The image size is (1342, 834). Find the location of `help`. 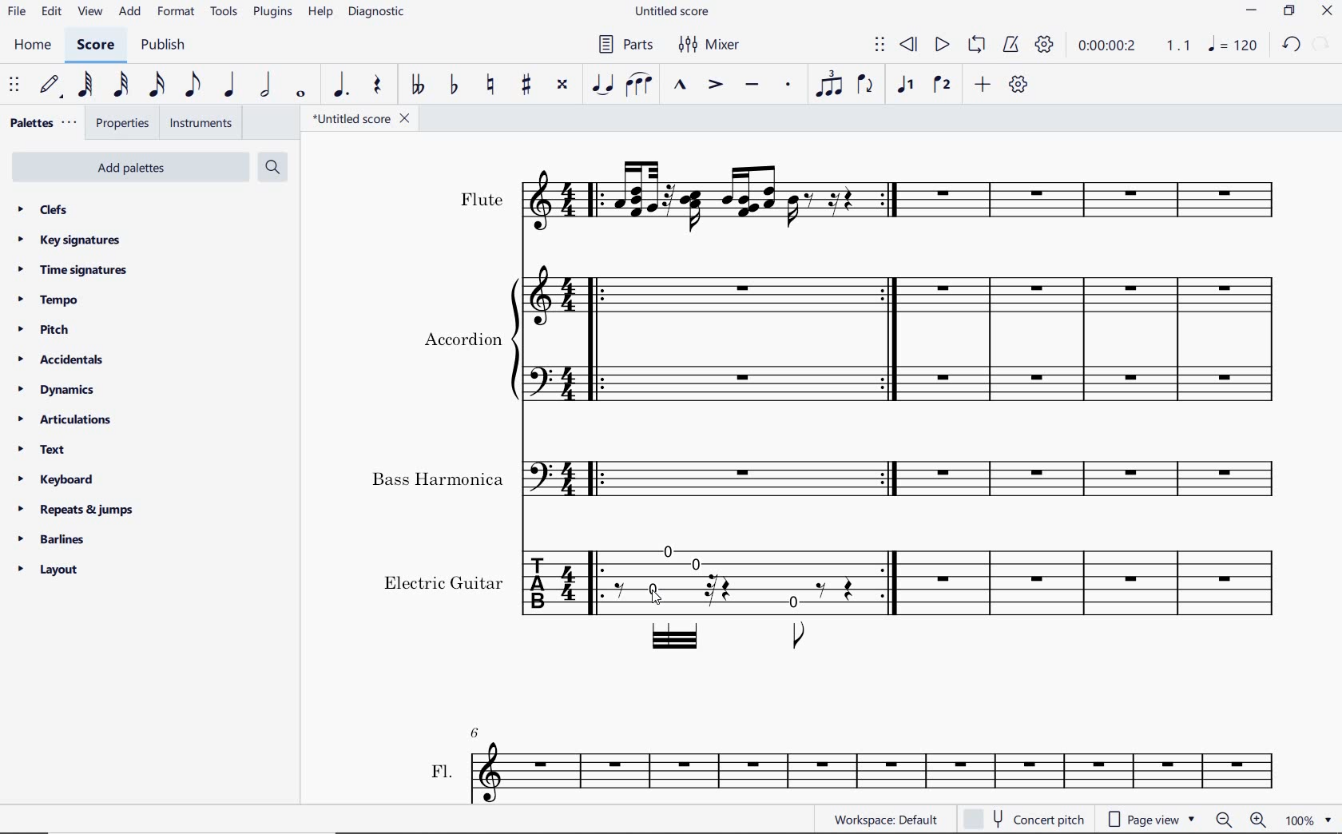

help is located at coordinates (320, 13).